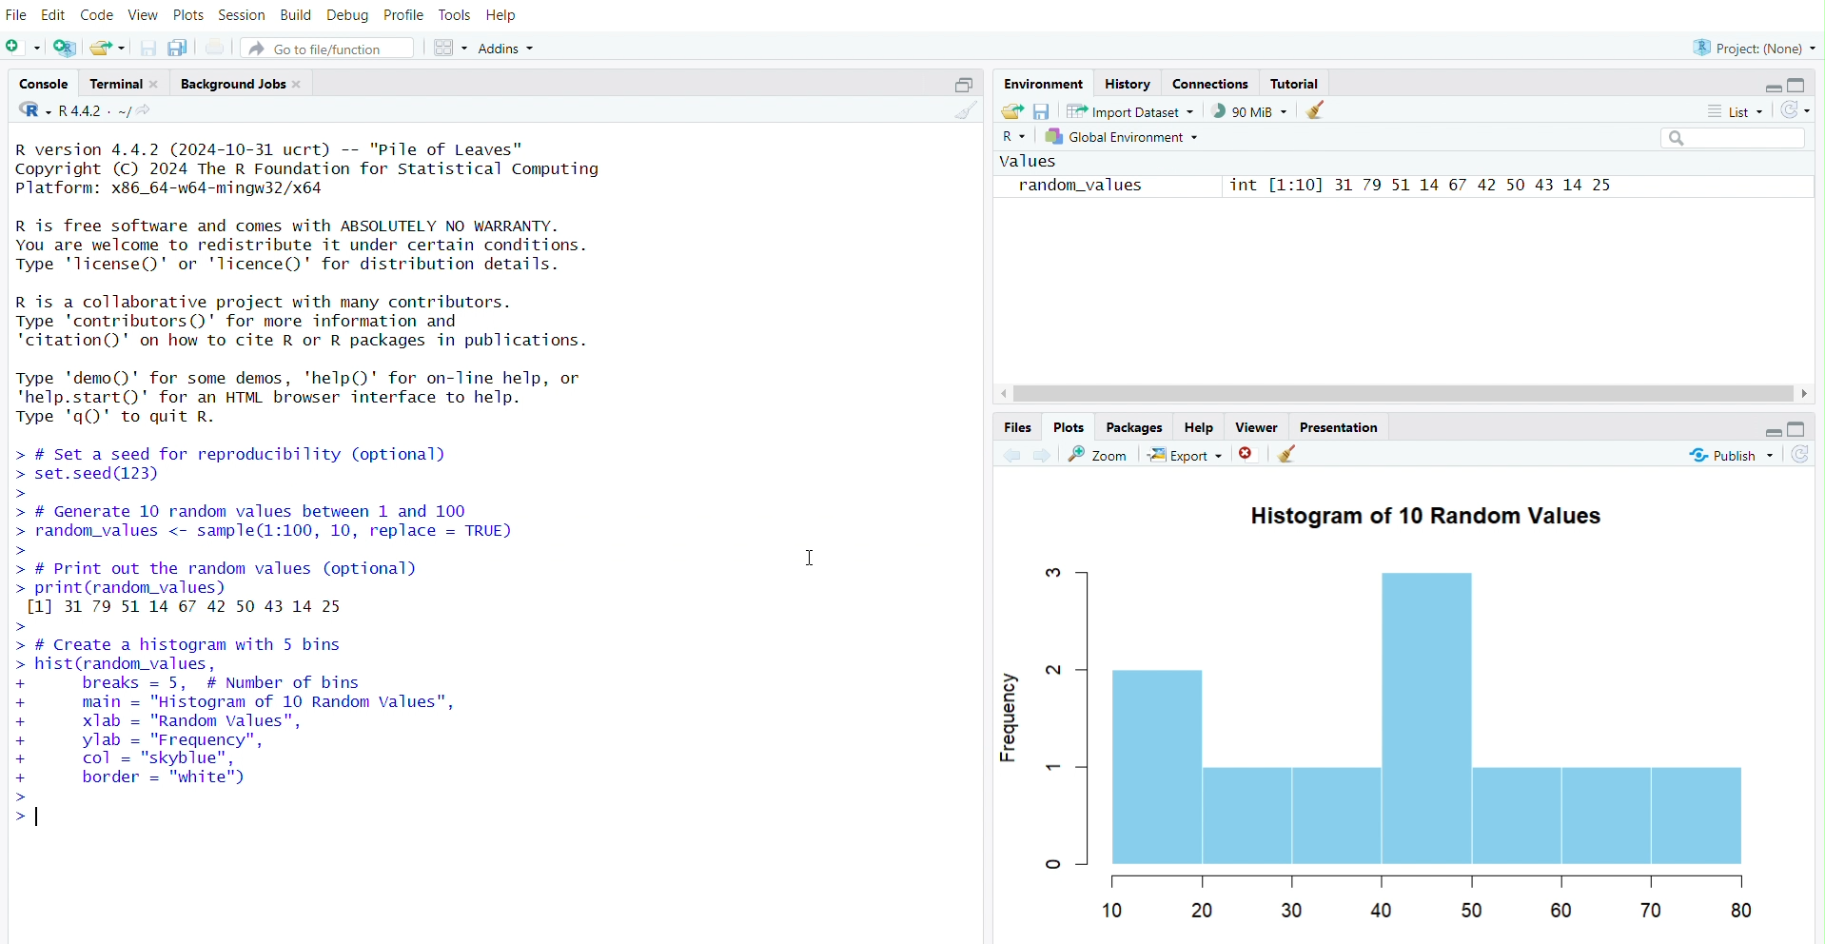 The image size is (1825, 944). I want to click on frequency, so click(1012, 715).